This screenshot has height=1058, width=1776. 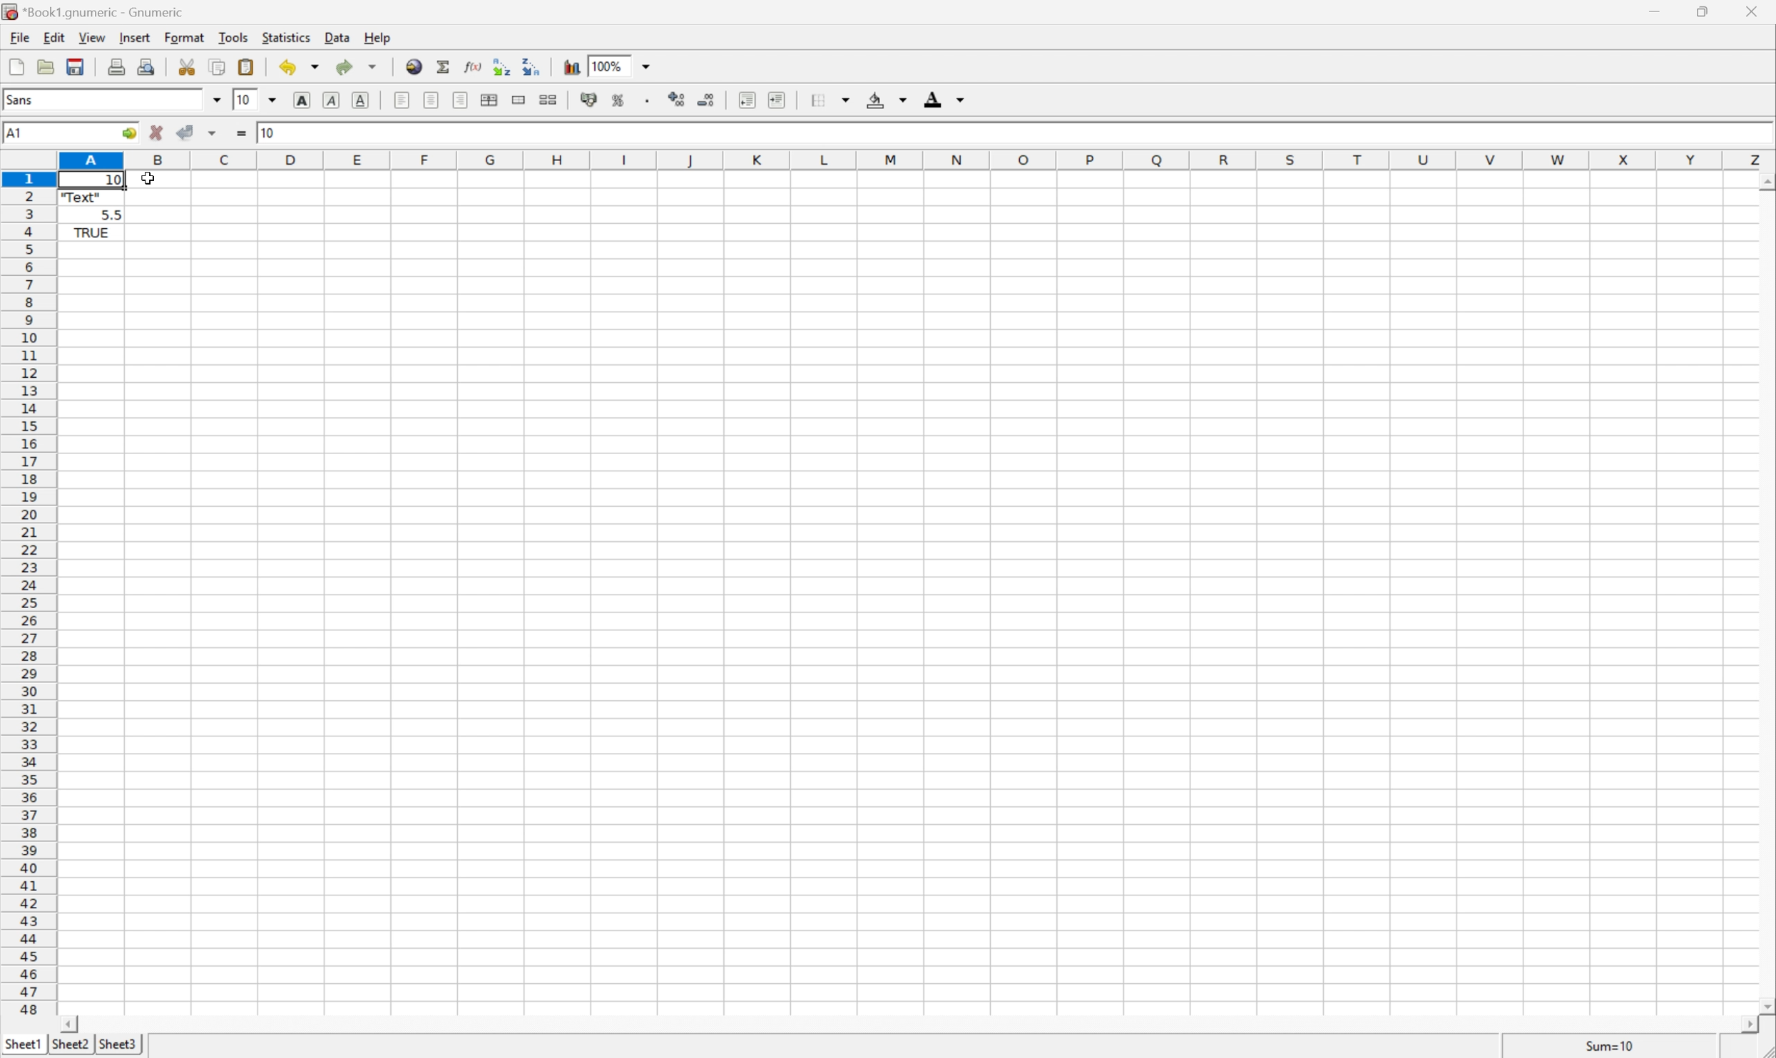 I want to click on Sort the selected region in descending order based on the first column selected, so click(x=532, y=65).